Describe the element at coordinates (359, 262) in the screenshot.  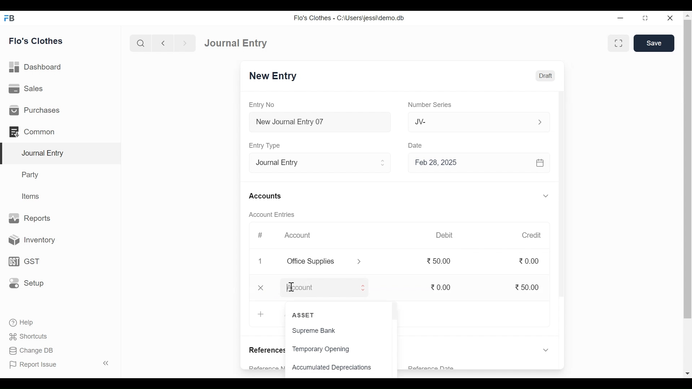
I see `Expand` at that location.